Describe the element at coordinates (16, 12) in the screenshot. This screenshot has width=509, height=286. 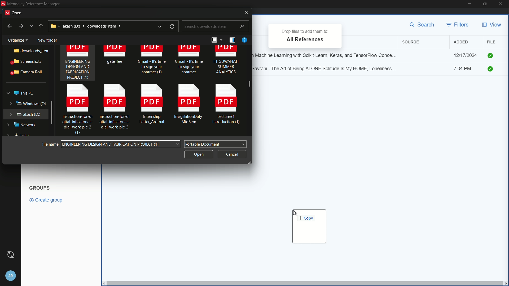
I see `open` at that location.